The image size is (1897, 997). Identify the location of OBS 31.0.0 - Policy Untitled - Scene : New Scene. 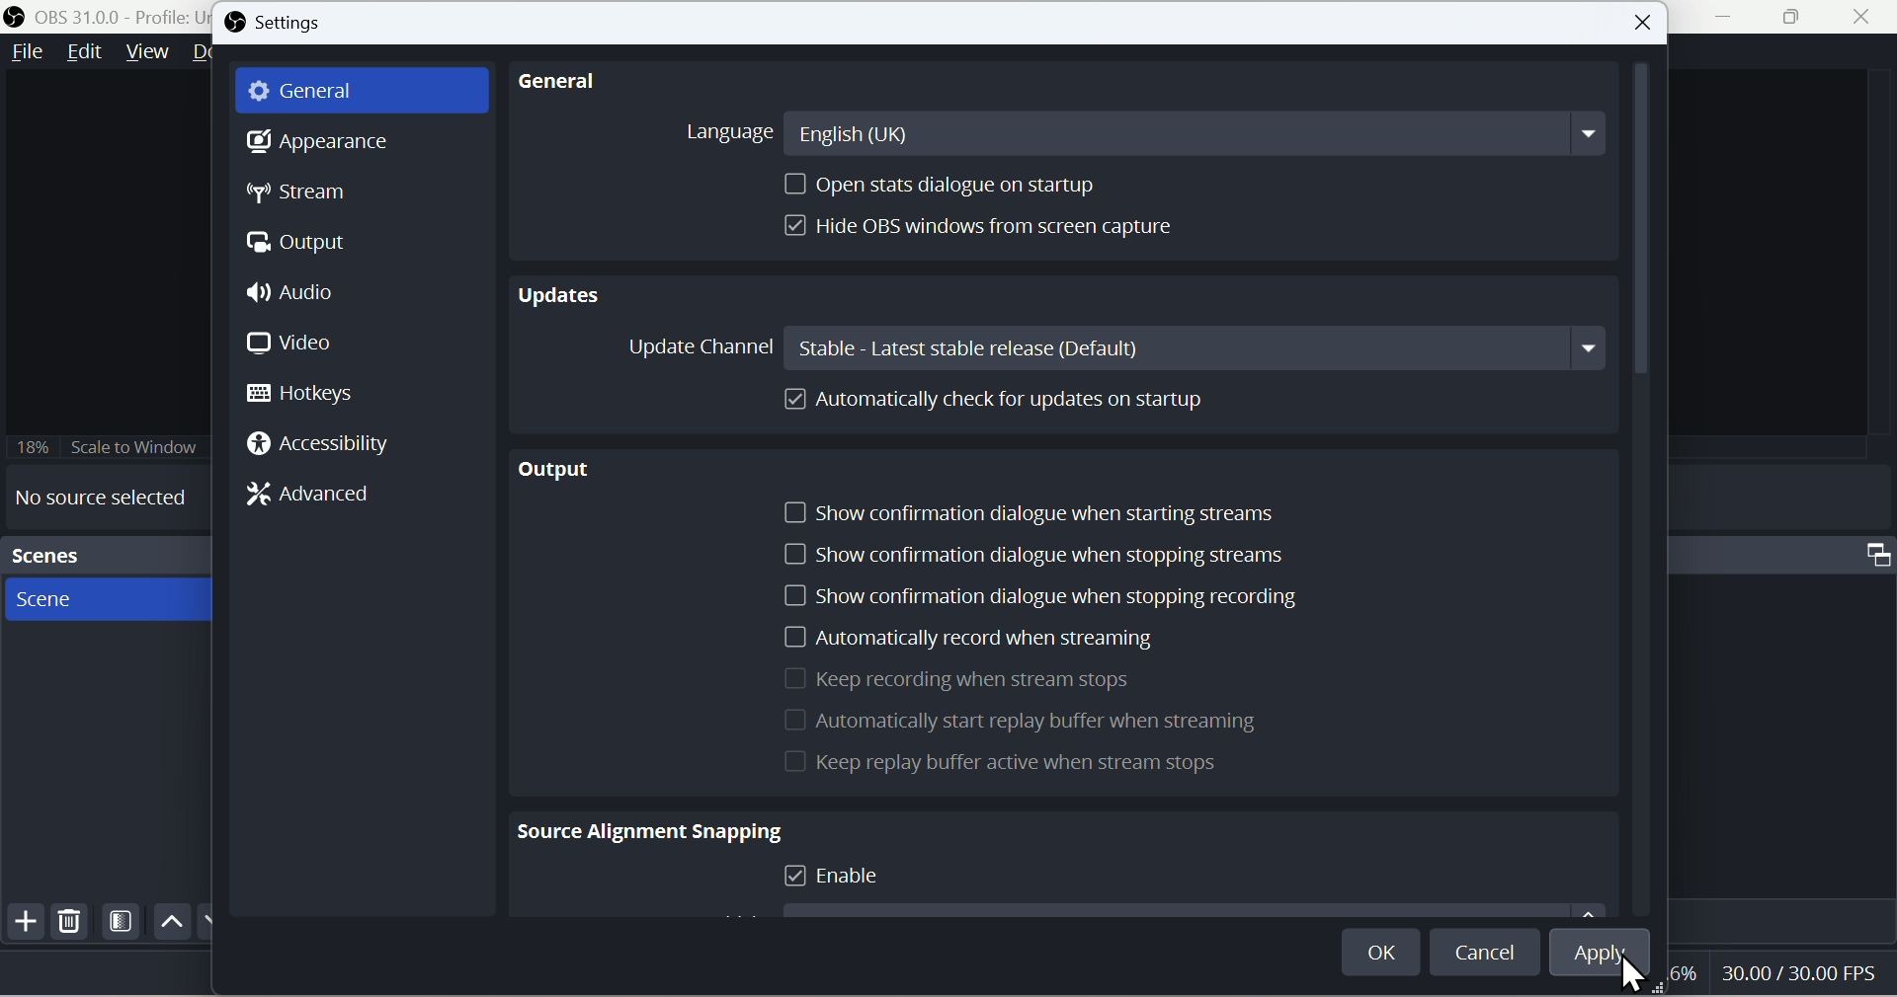
(108, 16).